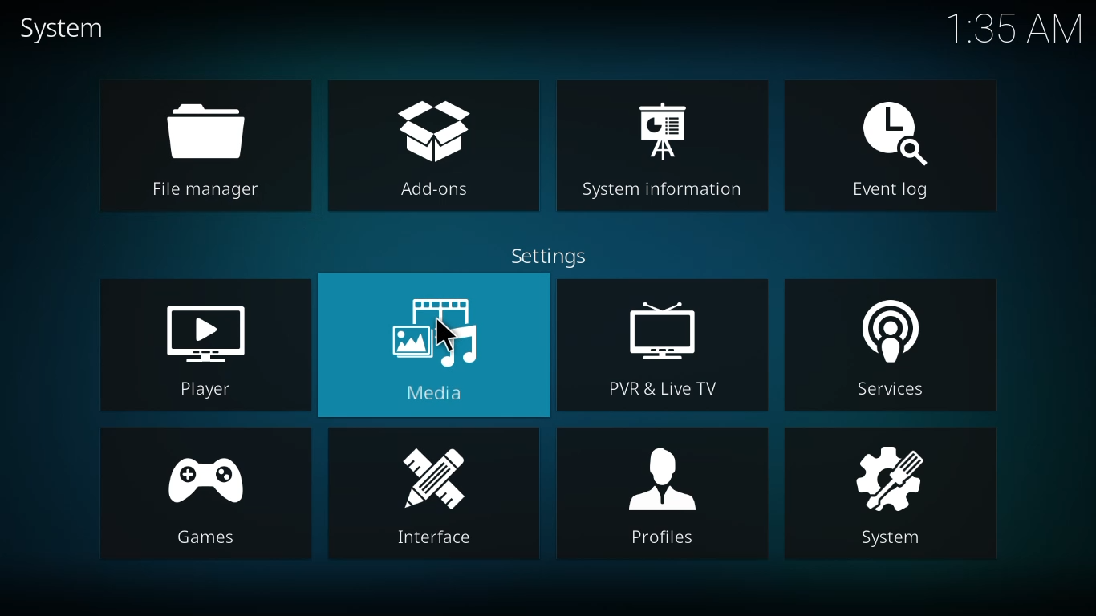 The image size is (1096, 616). Describe the element at coordinates (1014, 26) in the screenshot. I see `time` at that location.